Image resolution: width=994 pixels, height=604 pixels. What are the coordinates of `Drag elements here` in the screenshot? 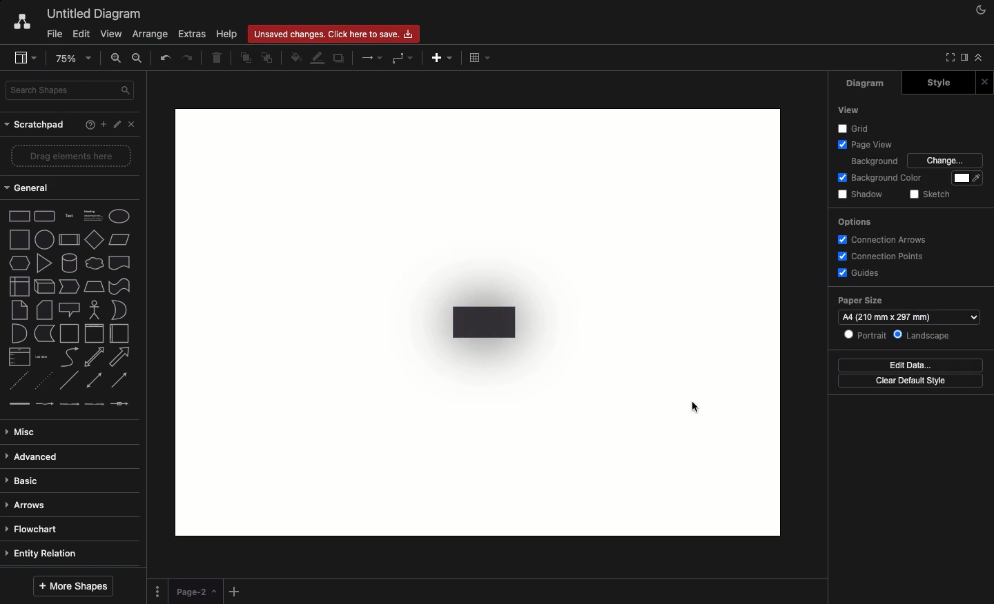 It's located at (73, 155).